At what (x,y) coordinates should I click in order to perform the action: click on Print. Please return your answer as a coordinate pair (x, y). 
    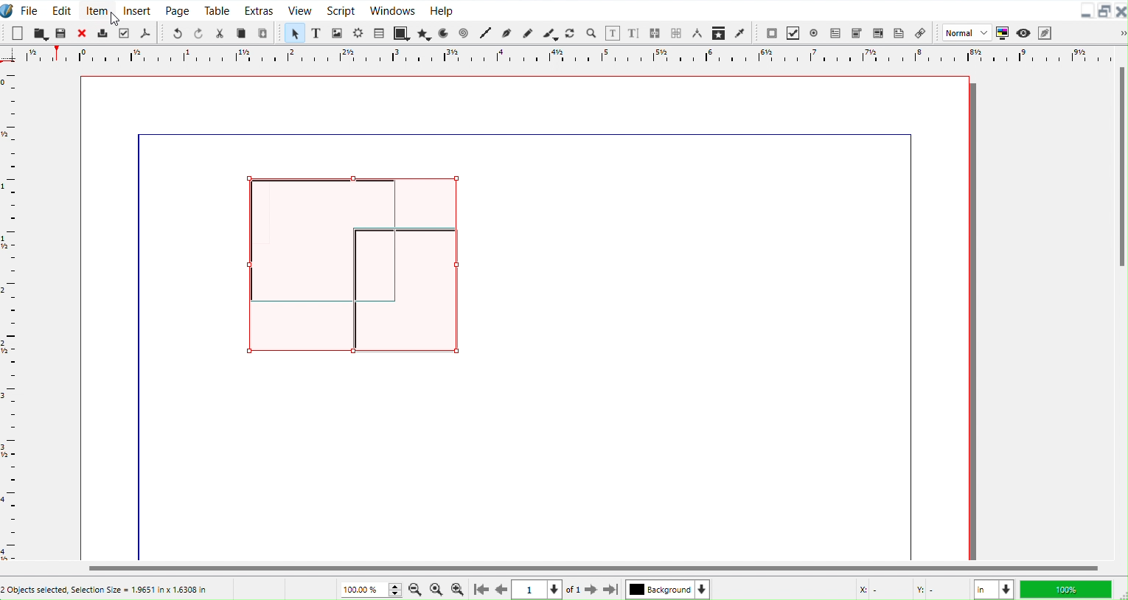
    Looking at the image, I should click on (102, 33).